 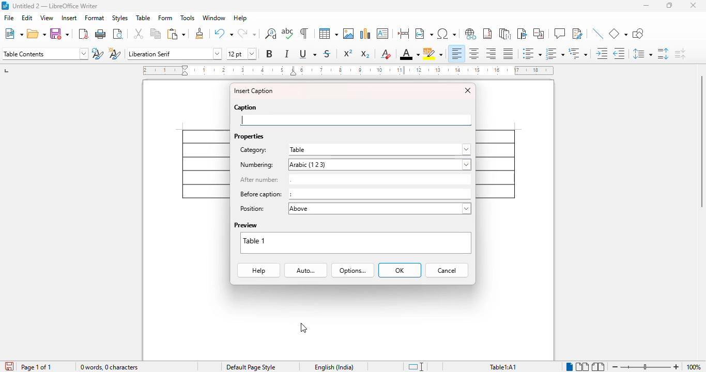 What do you see at coordinates (602, 53) in the screenshot?
I see `increase indent` at bounding box center [602, 53].